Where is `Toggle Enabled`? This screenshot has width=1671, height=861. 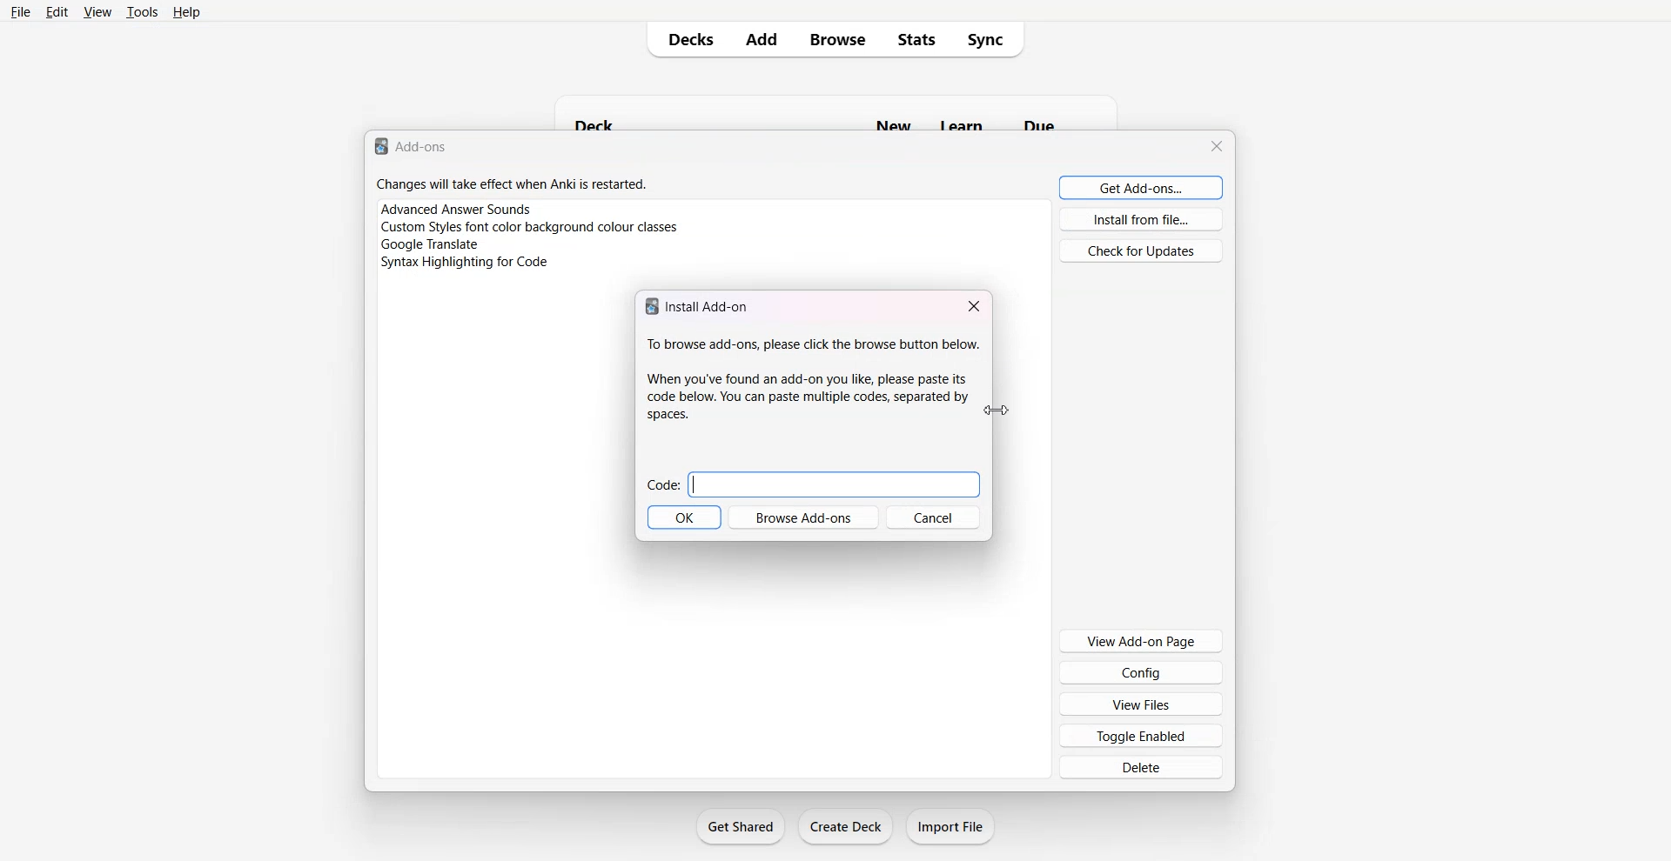
Toggle Enabled is located at coordinates (1140, 735).